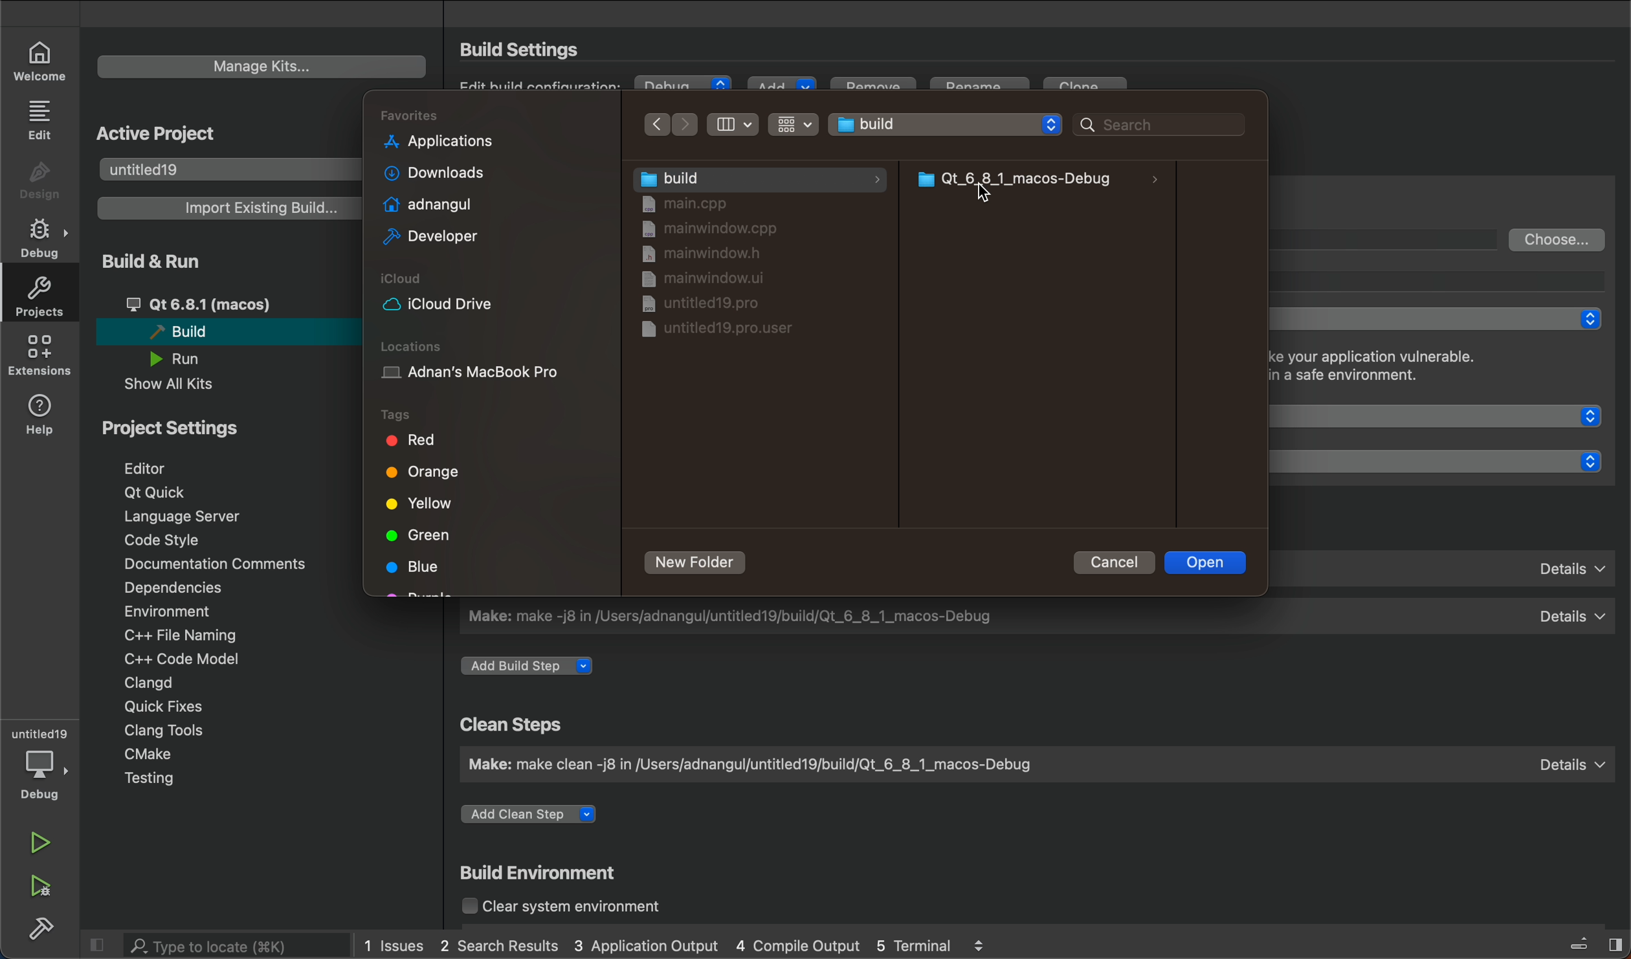  Describe the element at coordinates (983, 89) in the screenshot. I see `rename` at that location.